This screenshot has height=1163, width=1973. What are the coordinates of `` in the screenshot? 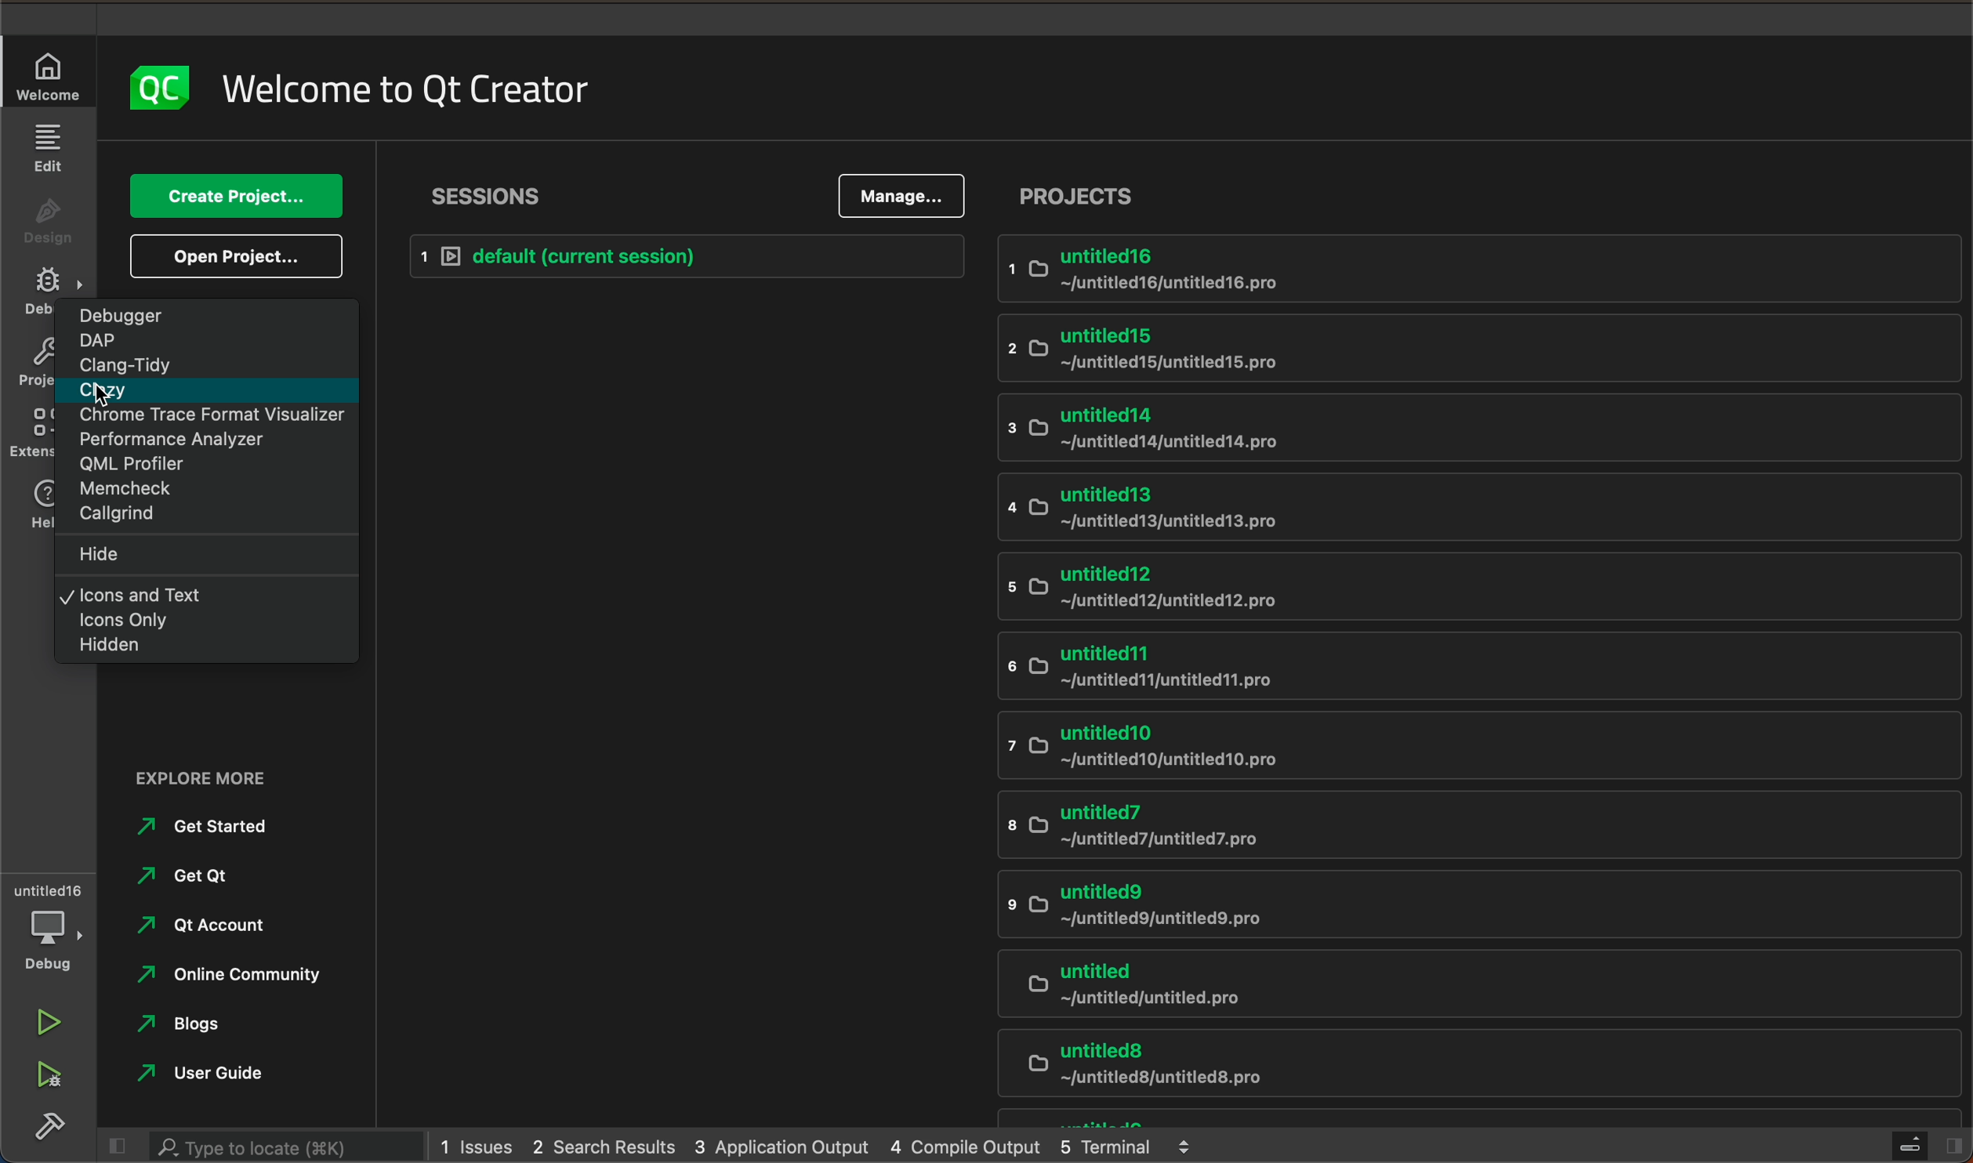 It's located at (33, 292).